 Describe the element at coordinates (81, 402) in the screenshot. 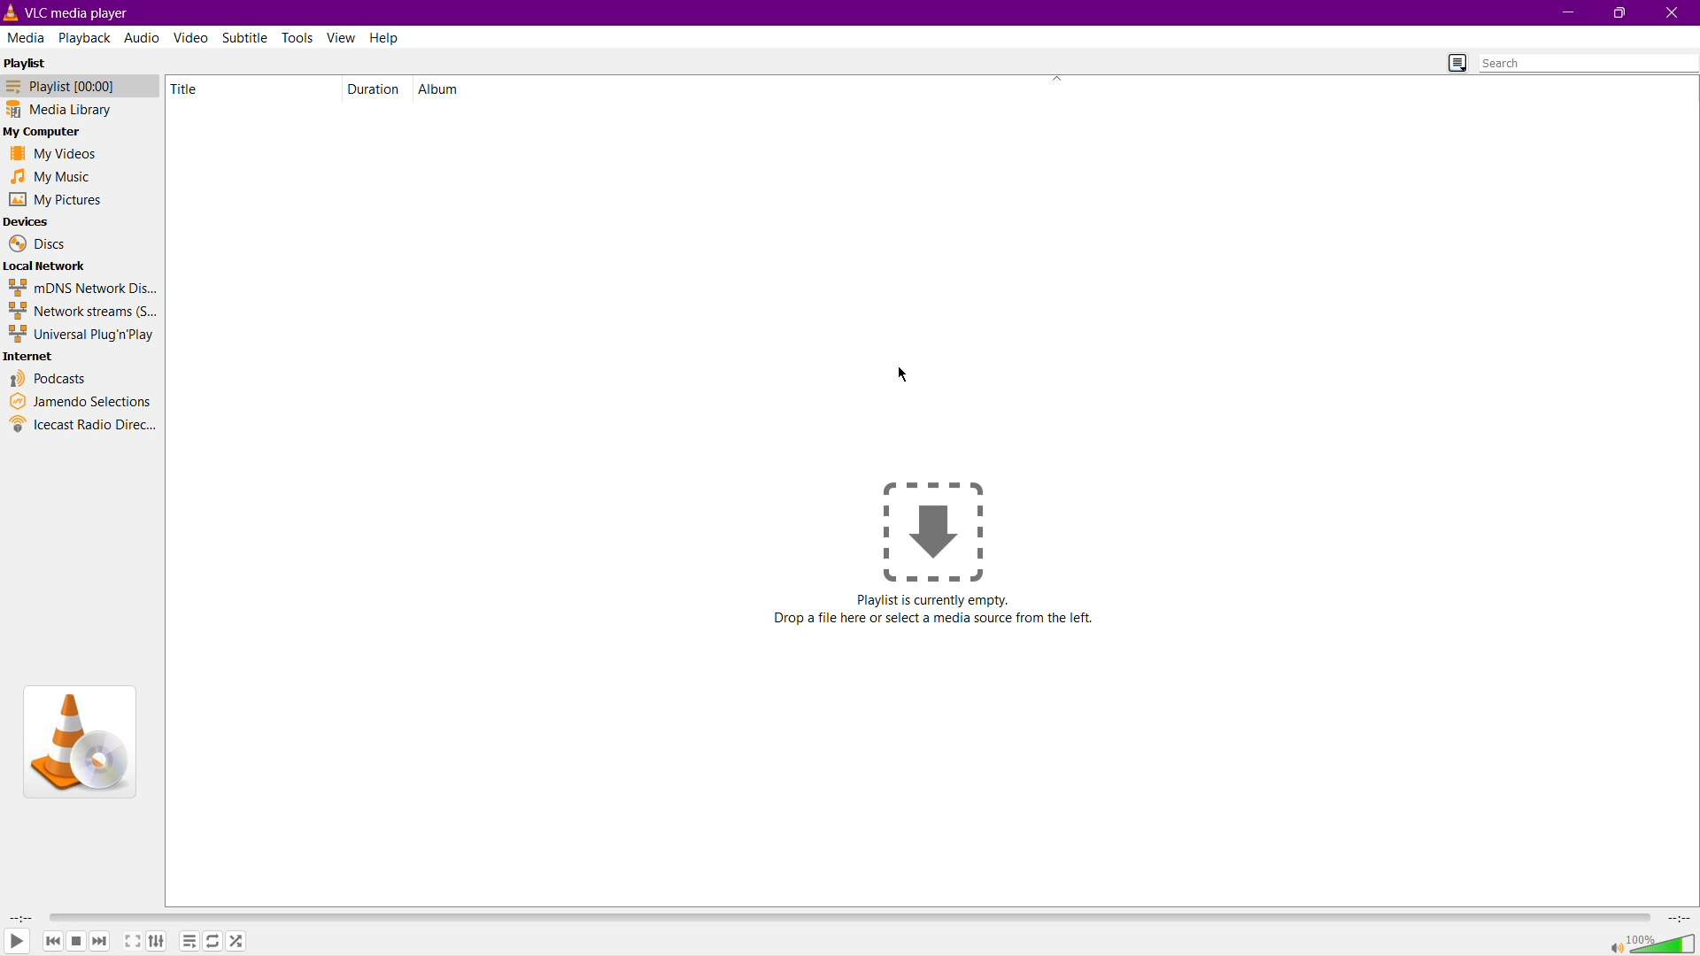

I see `Jamendo Selections` at that location.